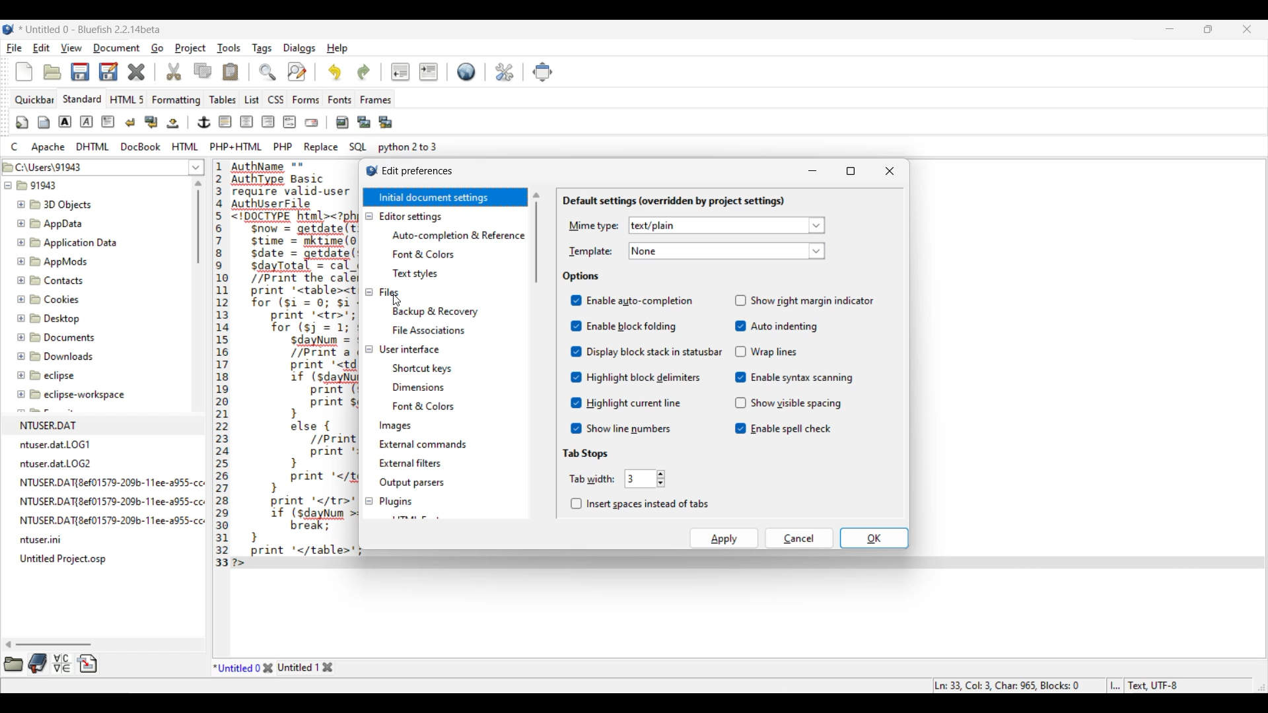  I want to click on Image and text edit tools, so click(206, 121).